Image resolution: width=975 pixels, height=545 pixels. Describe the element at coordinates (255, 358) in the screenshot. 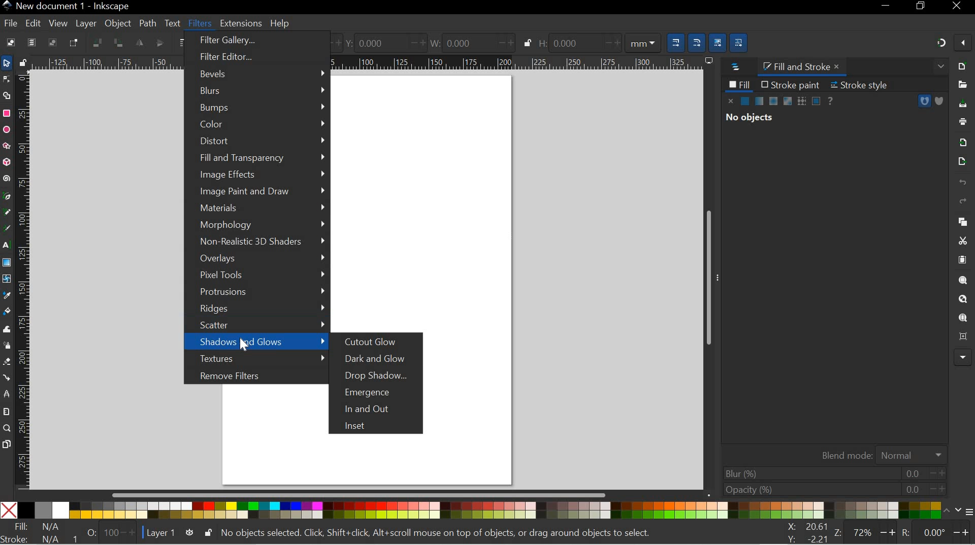

I see `TEXTURES` at that location.